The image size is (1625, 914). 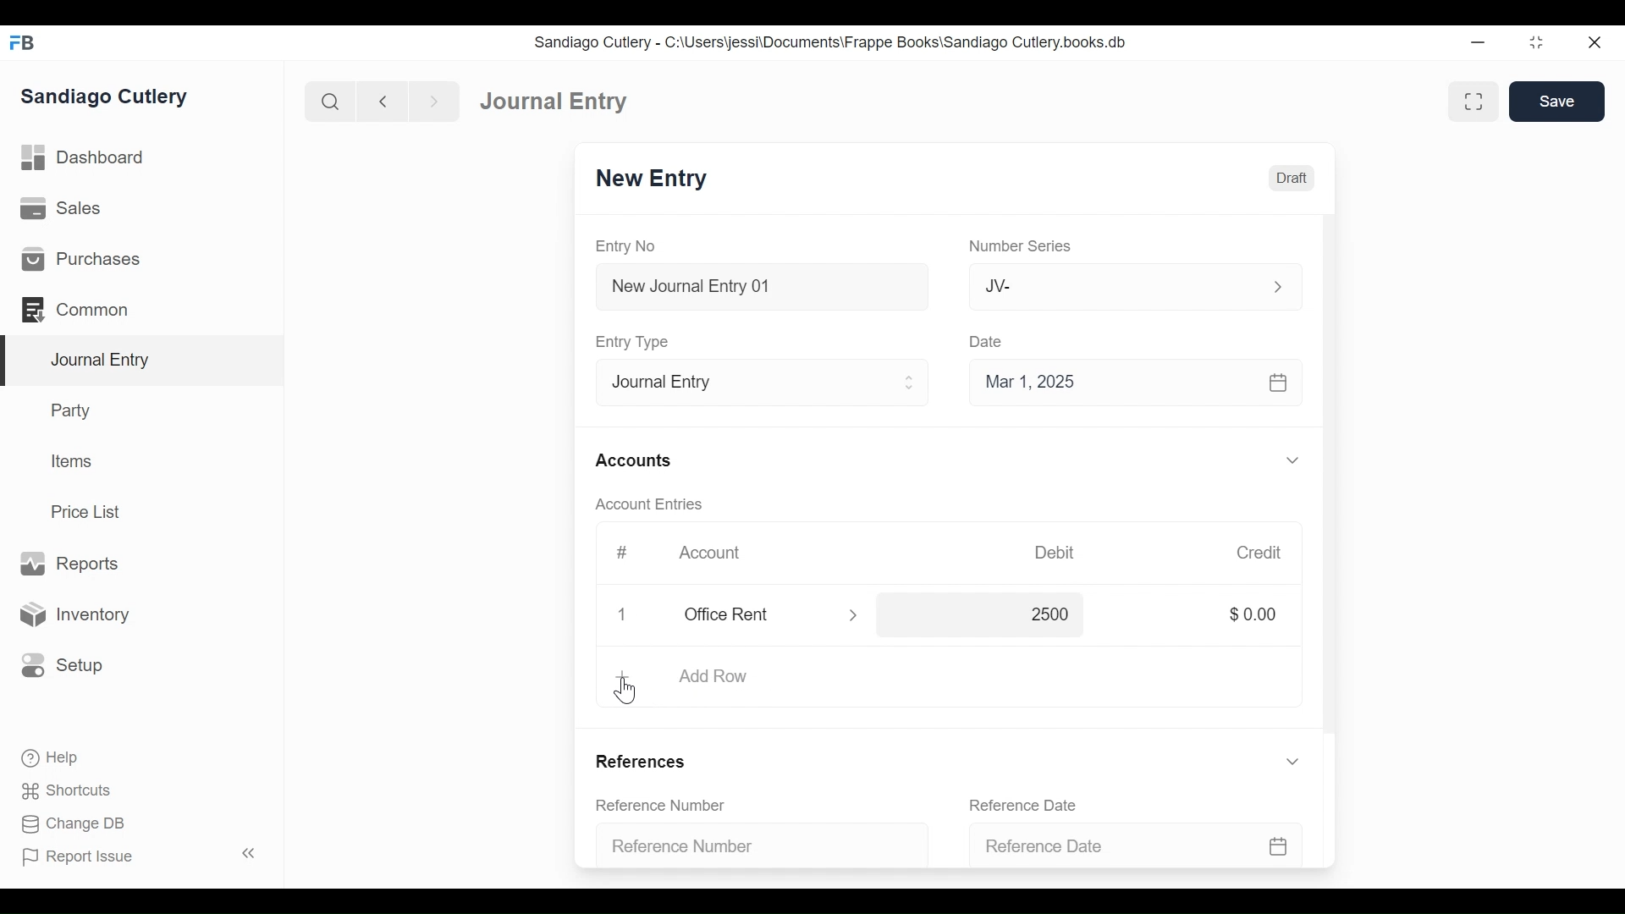 What do you see at coordinates (85, 858) in the screenshot?
I see `Report Issue` at bounding box center [85, 858].